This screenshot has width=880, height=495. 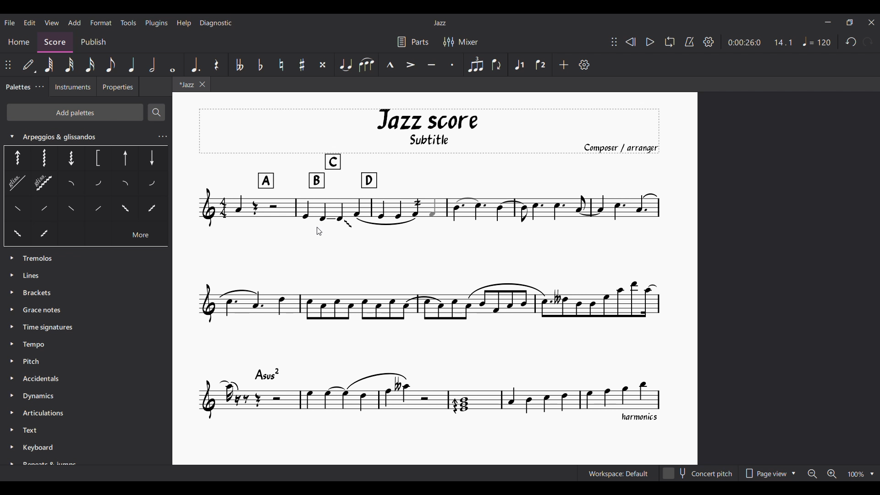 What do you see at coordinates (8, 65) in the screenshot?
I see `Change position` at bounding box center [8, 65].